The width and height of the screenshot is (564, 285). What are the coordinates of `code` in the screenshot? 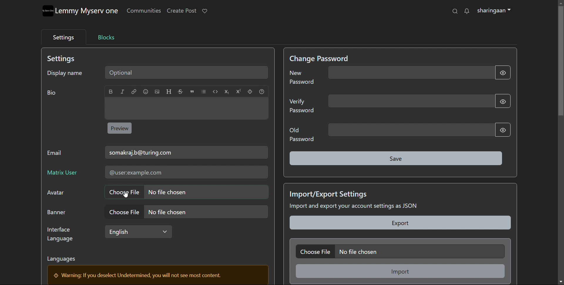 It's located at (215, 92).